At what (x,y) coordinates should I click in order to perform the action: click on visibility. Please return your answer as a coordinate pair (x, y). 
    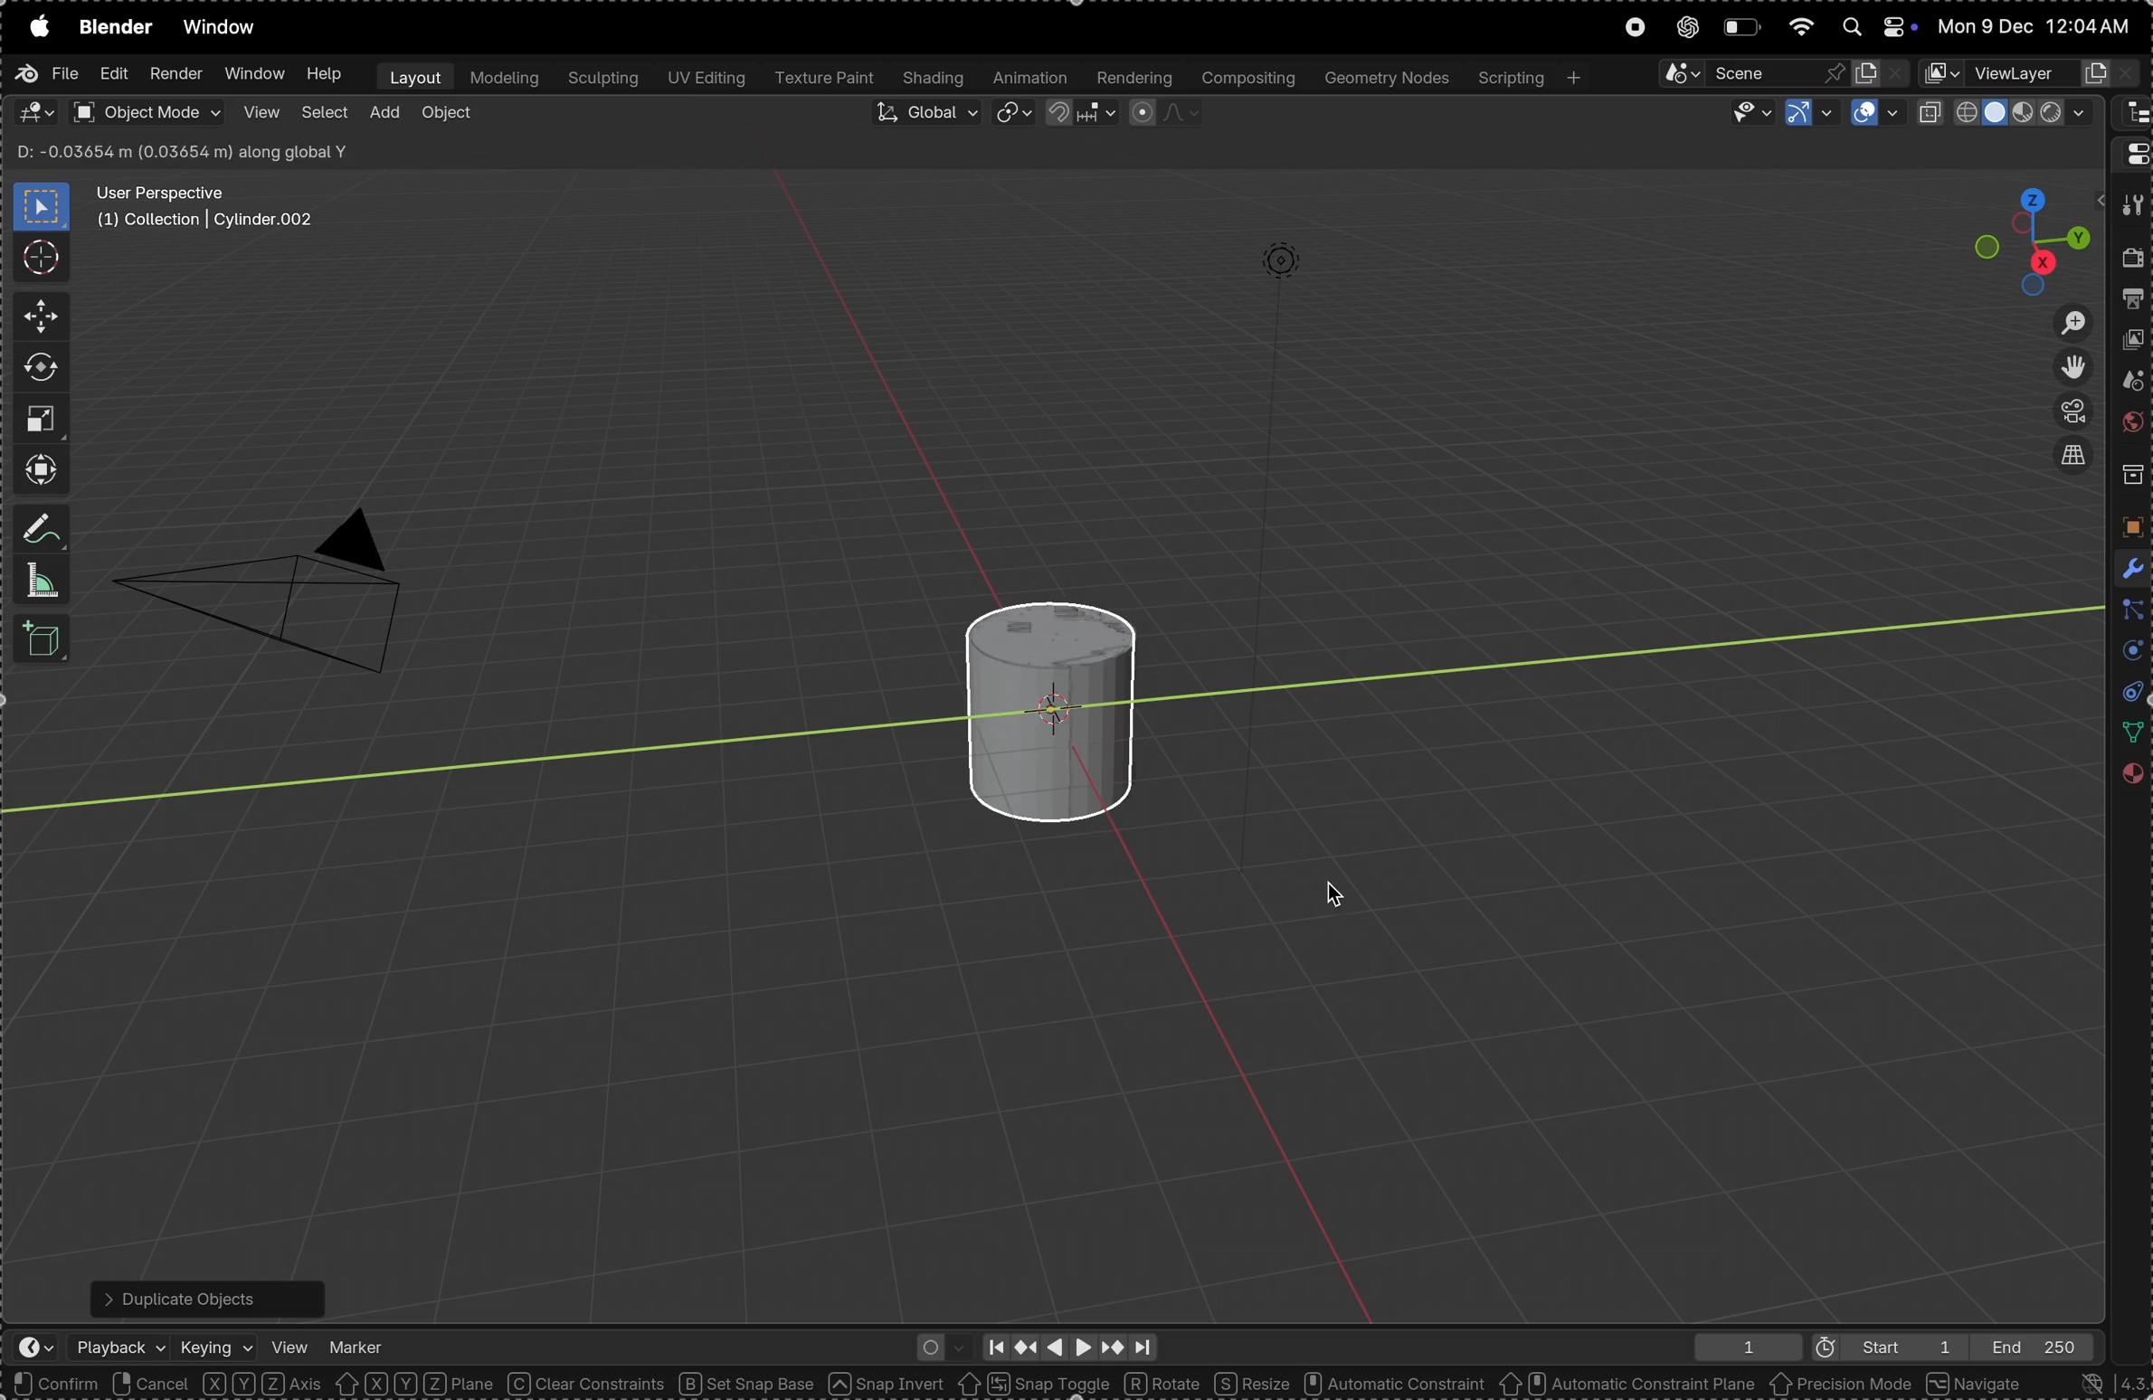
    Looking at the image, I should click on (1743, 113).